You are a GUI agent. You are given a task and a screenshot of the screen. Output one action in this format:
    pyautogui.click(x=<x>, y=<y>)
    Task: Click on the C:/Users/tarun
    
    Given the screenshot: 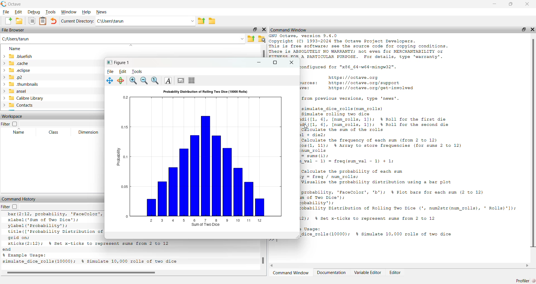 What is the action you would take?
    pyautogui.click(x=23, y=39)
    